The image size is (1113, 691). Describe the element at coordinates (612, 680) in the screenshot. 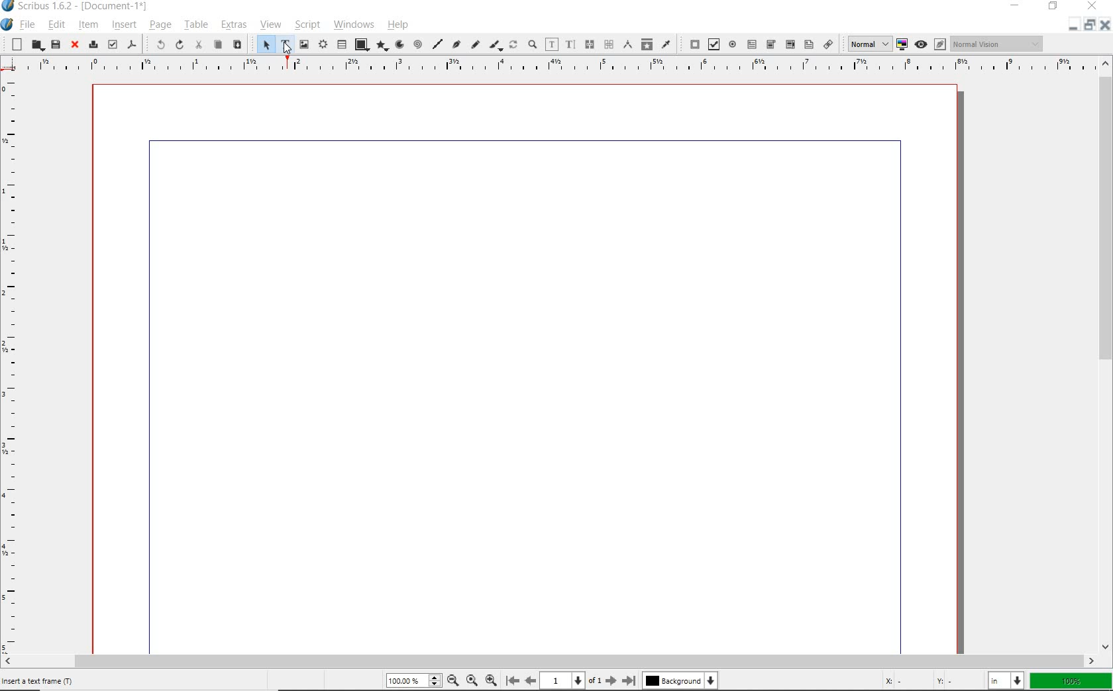

I see `Next Page` at that location.